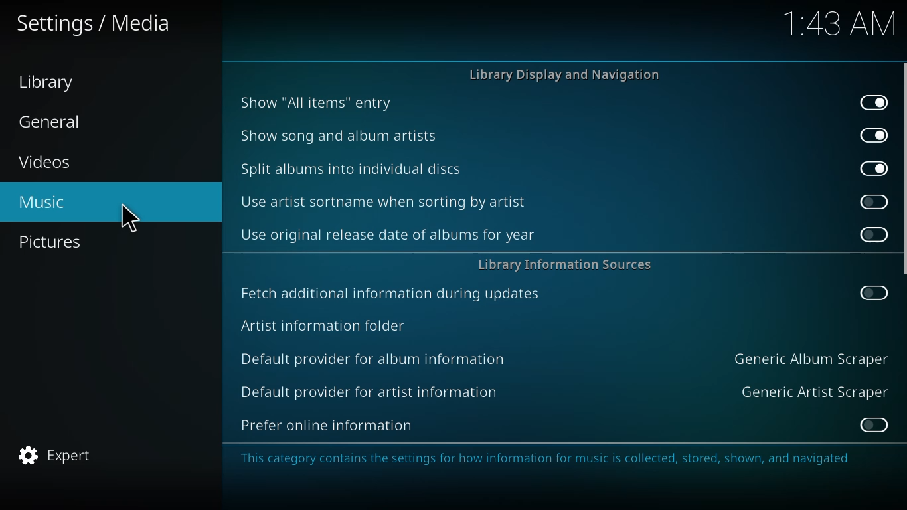 The image size is (907, 510). I want to click on library, so click(46, 83).